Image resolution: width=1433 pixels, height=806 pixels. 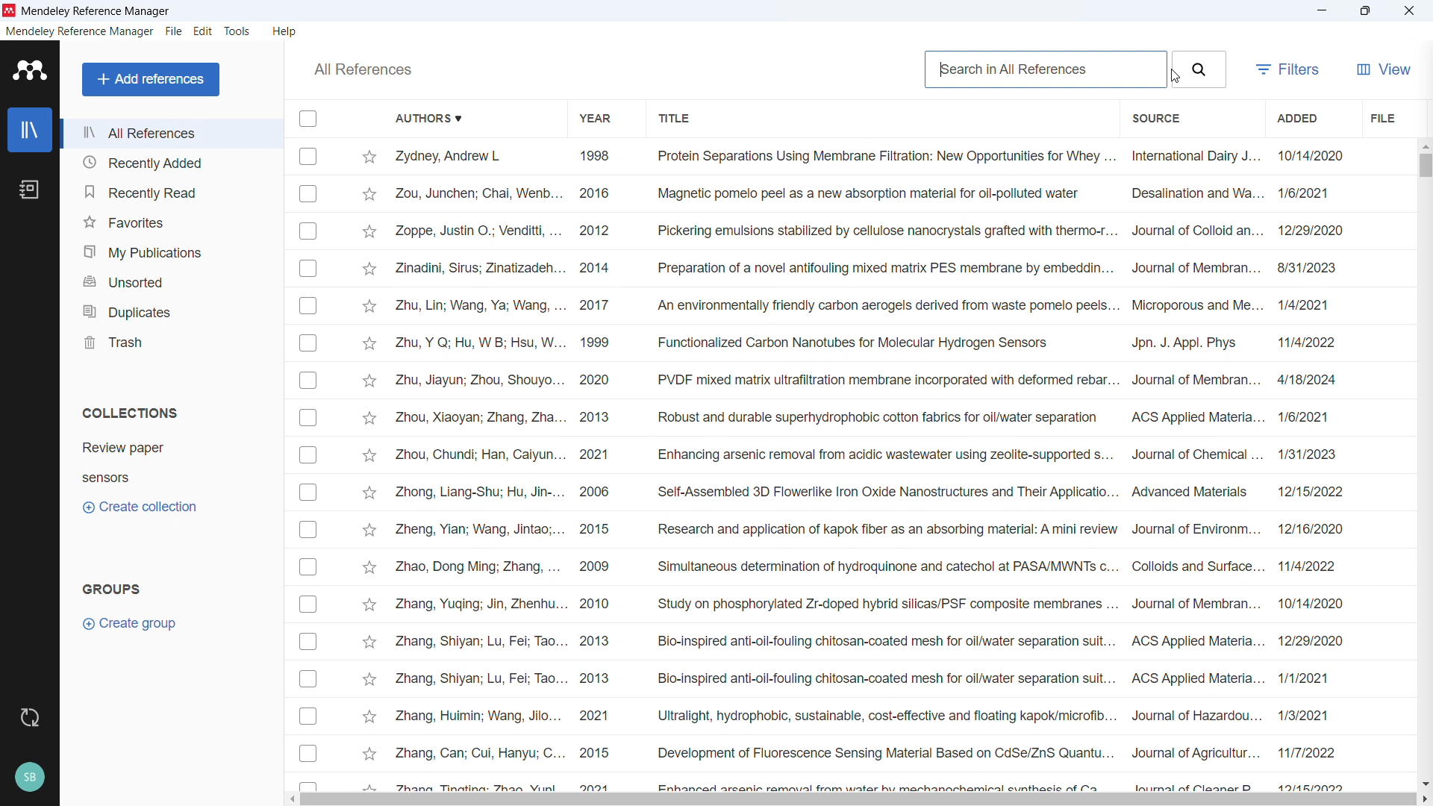 What do you see at coordinates (1287, 69) in the screenshot?
I see `filters` at bounding box center [1287, 69].